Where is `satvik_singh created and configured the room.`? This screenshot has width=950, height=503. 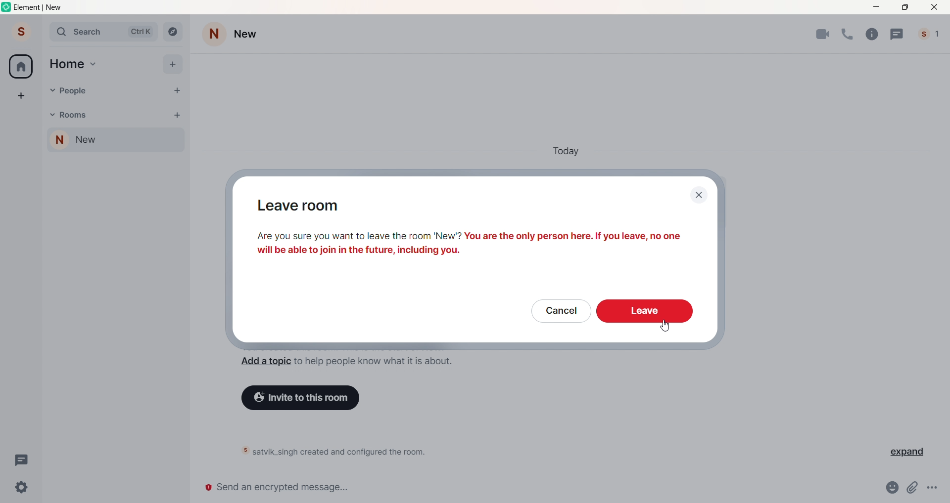
satvik_singh created and configured the room. is located at coordinates (351, 452).